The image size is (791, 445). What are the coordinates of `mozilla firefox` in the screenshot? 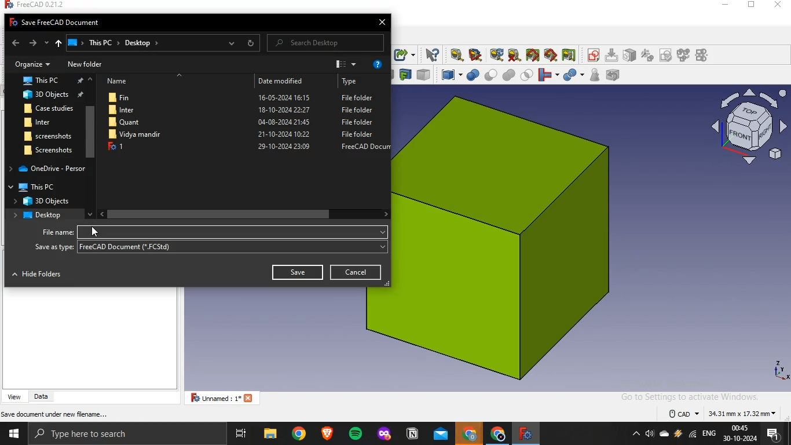 It's located at (384, 435).